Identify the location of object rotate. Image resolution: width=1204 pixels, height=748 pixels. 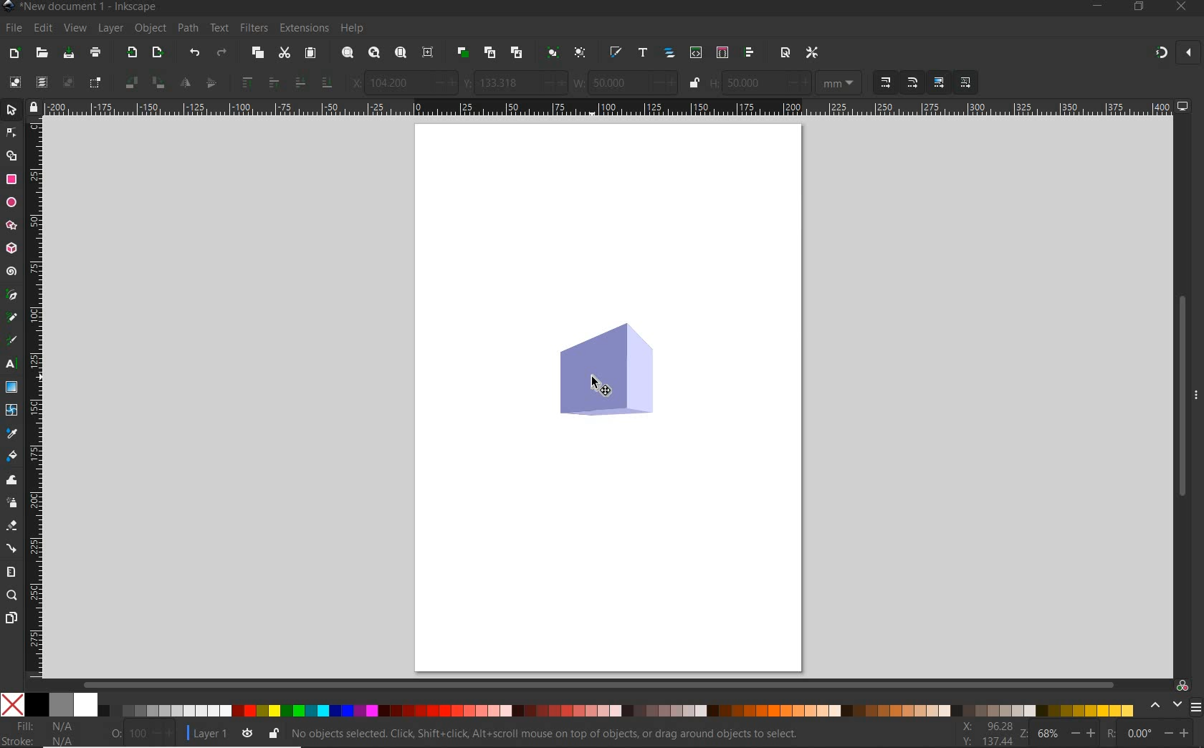
(130, 82).